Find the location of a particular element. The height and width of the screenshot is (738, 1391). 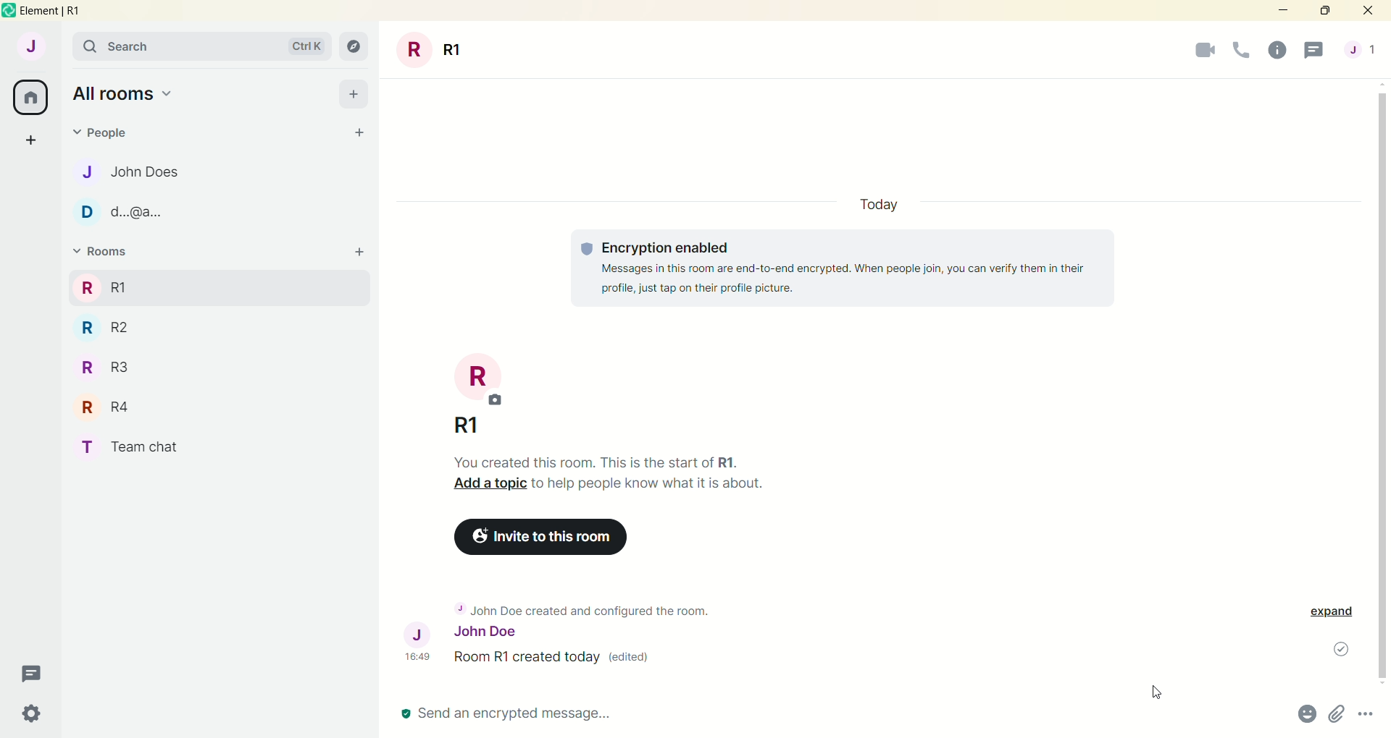

threads is located at coordinates (35, 671).